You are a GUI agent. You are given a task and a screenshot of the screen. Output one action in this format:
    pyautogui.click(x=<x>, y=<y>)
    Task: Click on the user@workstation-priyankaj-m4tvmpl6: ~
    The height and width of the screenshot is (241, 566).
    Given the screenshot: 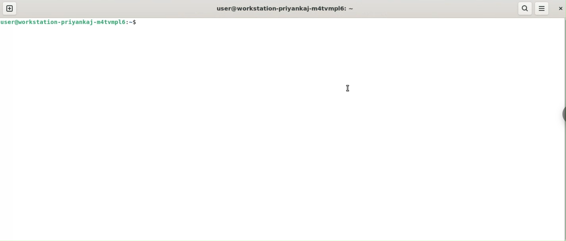 What is the action you would take?
    pyautogui.click(x=284, y=8)
    